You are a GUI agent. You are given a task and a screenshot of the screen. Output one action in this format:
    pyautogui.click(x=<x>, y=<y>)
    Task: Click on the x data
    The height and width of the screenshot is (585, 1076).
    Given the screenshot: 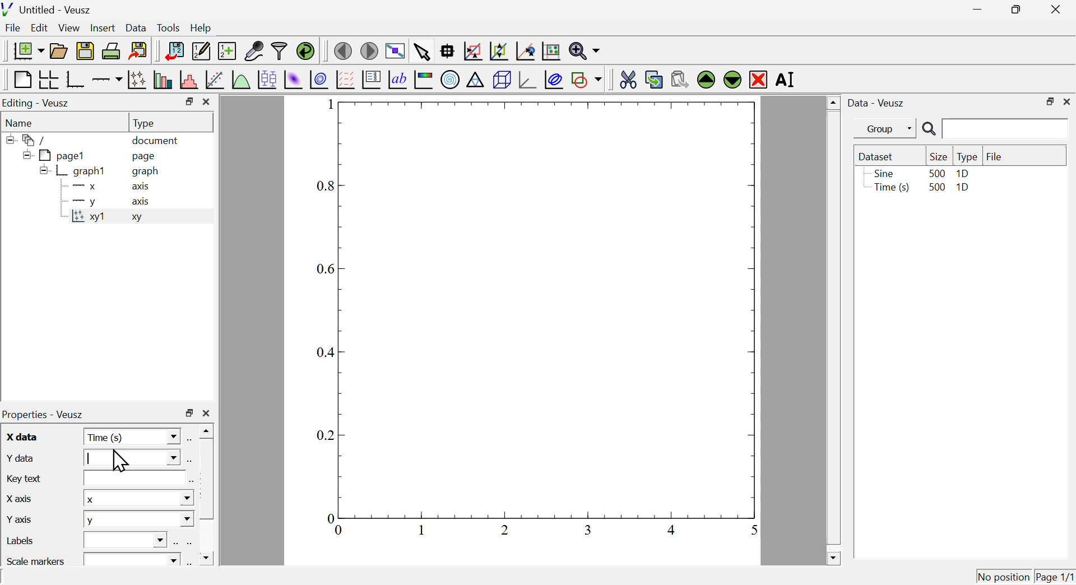 What is the action you would take?
    pyautogui.click(x=23, y=437)
    